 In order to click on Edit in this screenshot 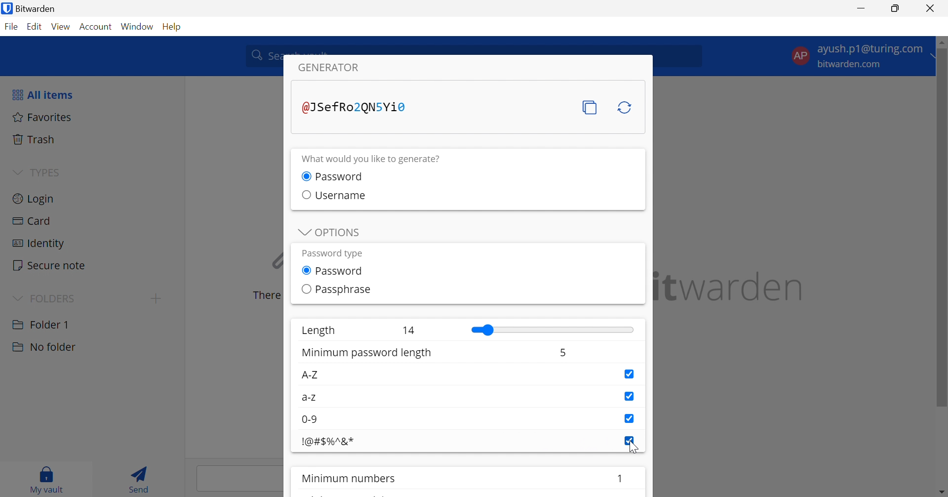, I will do `click(36, 27)`.